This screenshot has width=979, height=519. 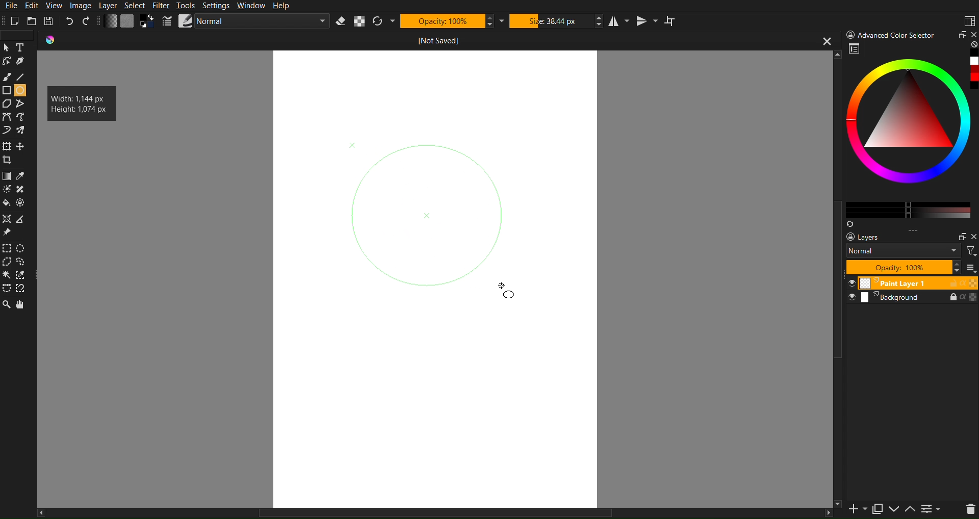 I want to click on Paint Layer 1, so click(x=912, y=282).